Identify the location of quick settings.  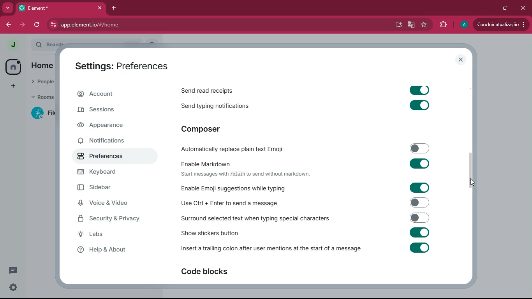
(14, 287).